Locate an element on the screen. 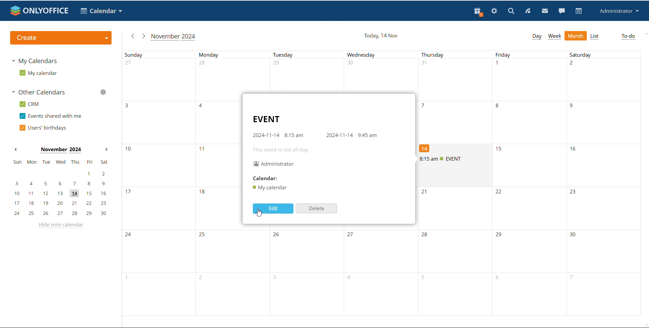 Image resolution: width=649 pixels, height=328 pixels. settings is located at coordinates (495, 11).